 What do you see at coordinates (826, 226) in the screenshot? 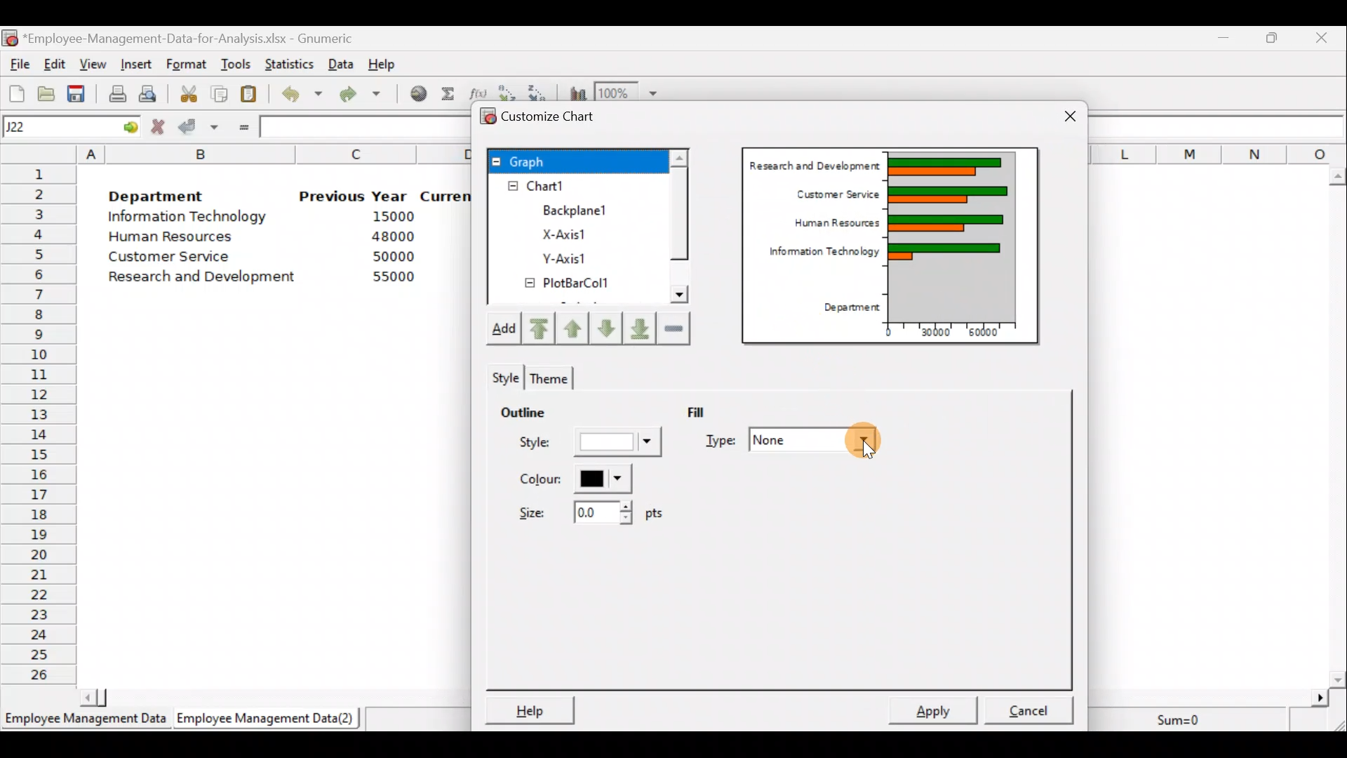
I see `Human Resources` at bounding box center [826, 226].